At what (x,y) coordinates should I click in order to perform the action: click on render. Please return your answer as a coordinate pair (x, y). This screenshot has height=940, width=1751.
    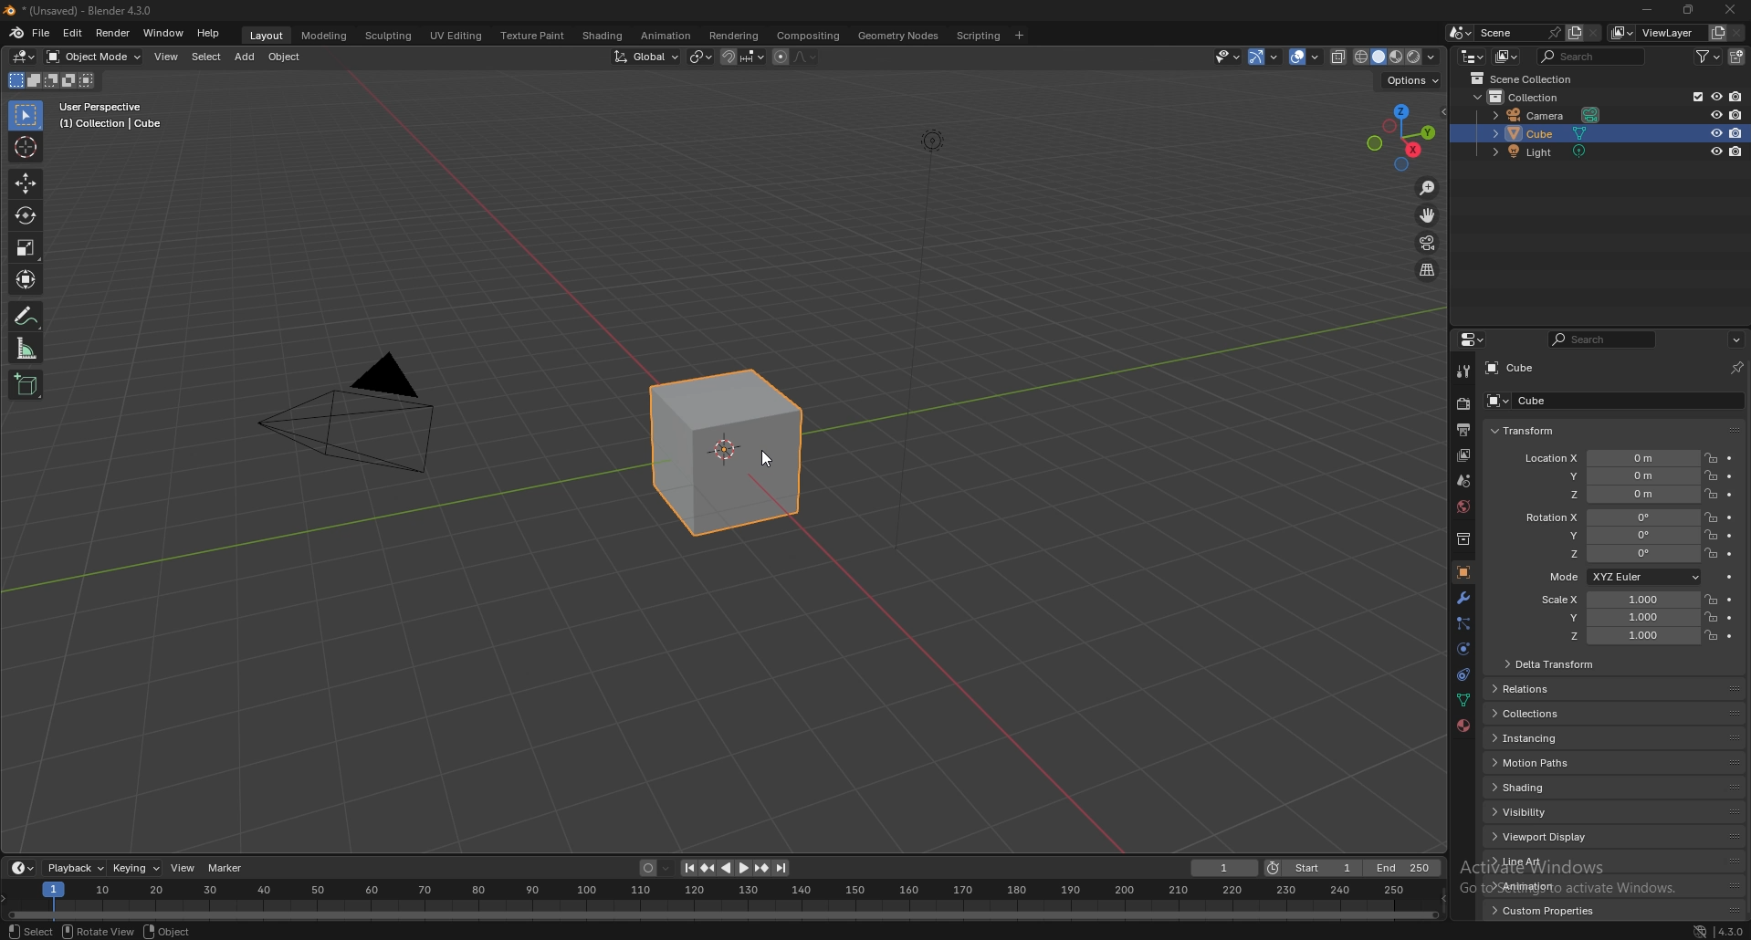
    Looking at the image, I should click on (114, 34).